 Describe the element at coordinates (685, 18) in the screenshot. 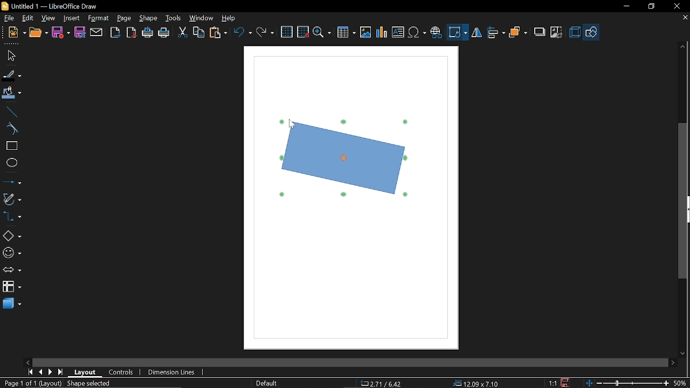

I see `close tab` at that location.